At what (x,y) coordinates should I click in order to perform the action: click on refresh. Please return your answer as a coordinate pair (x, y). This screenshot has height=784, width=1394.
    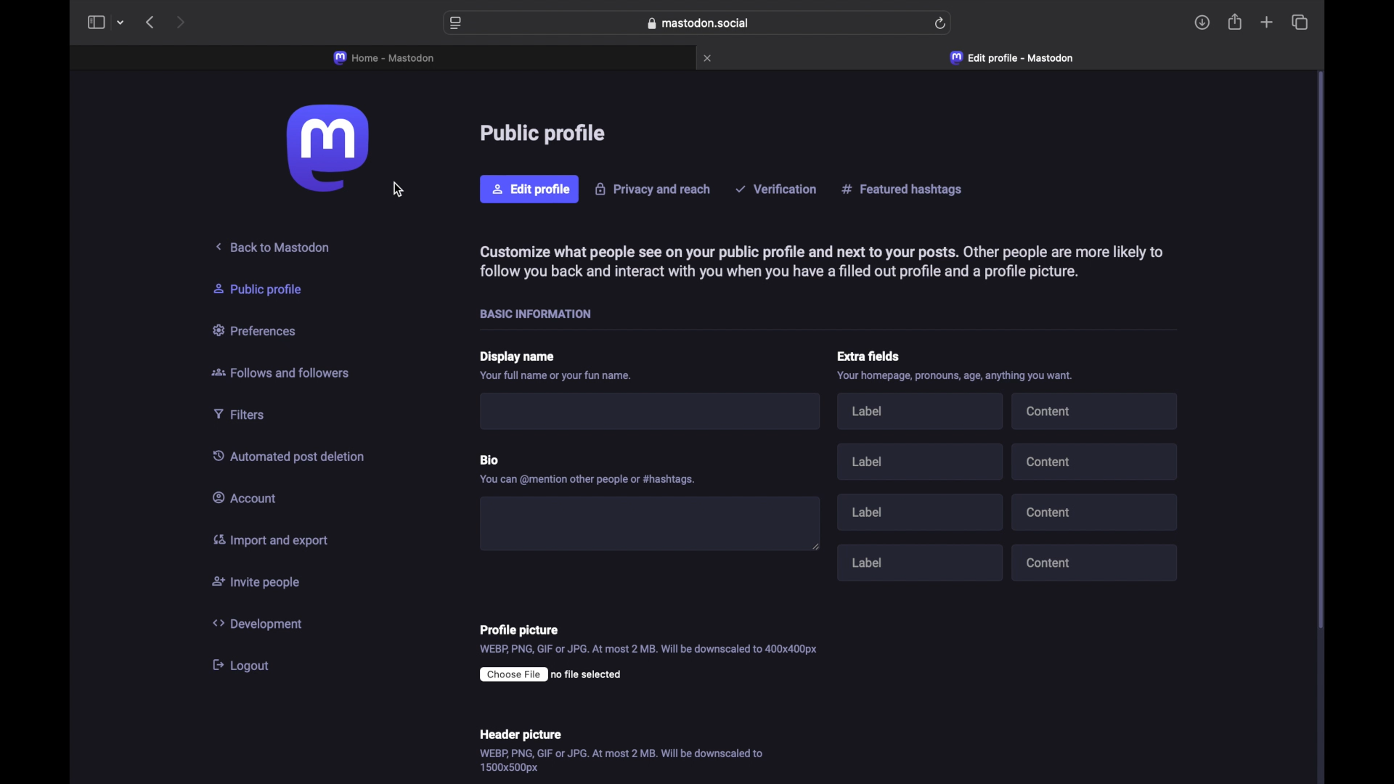
    Looking at the image, I should click on (941, 23).